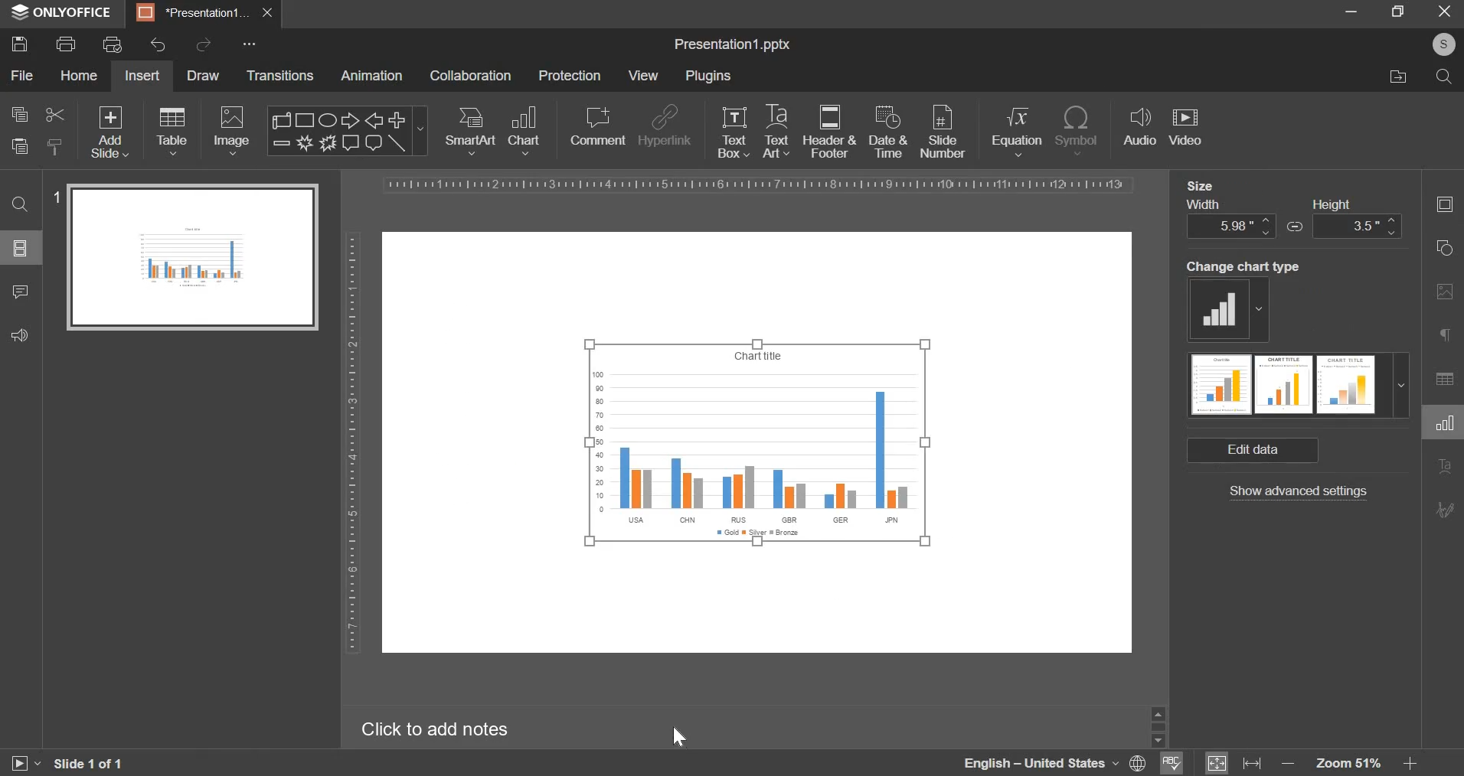 The image size is (1464, 776). What do you see at coordinates (887, 132) in the screenshot?
I see `date & time` at bounding box center [887, 132].